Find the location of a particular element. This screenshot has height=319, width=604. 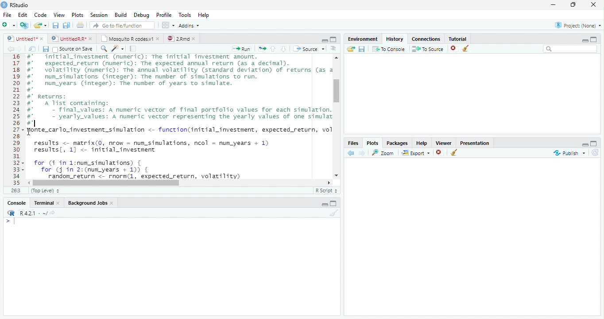

Full Height is located at coordinates (334, 39).